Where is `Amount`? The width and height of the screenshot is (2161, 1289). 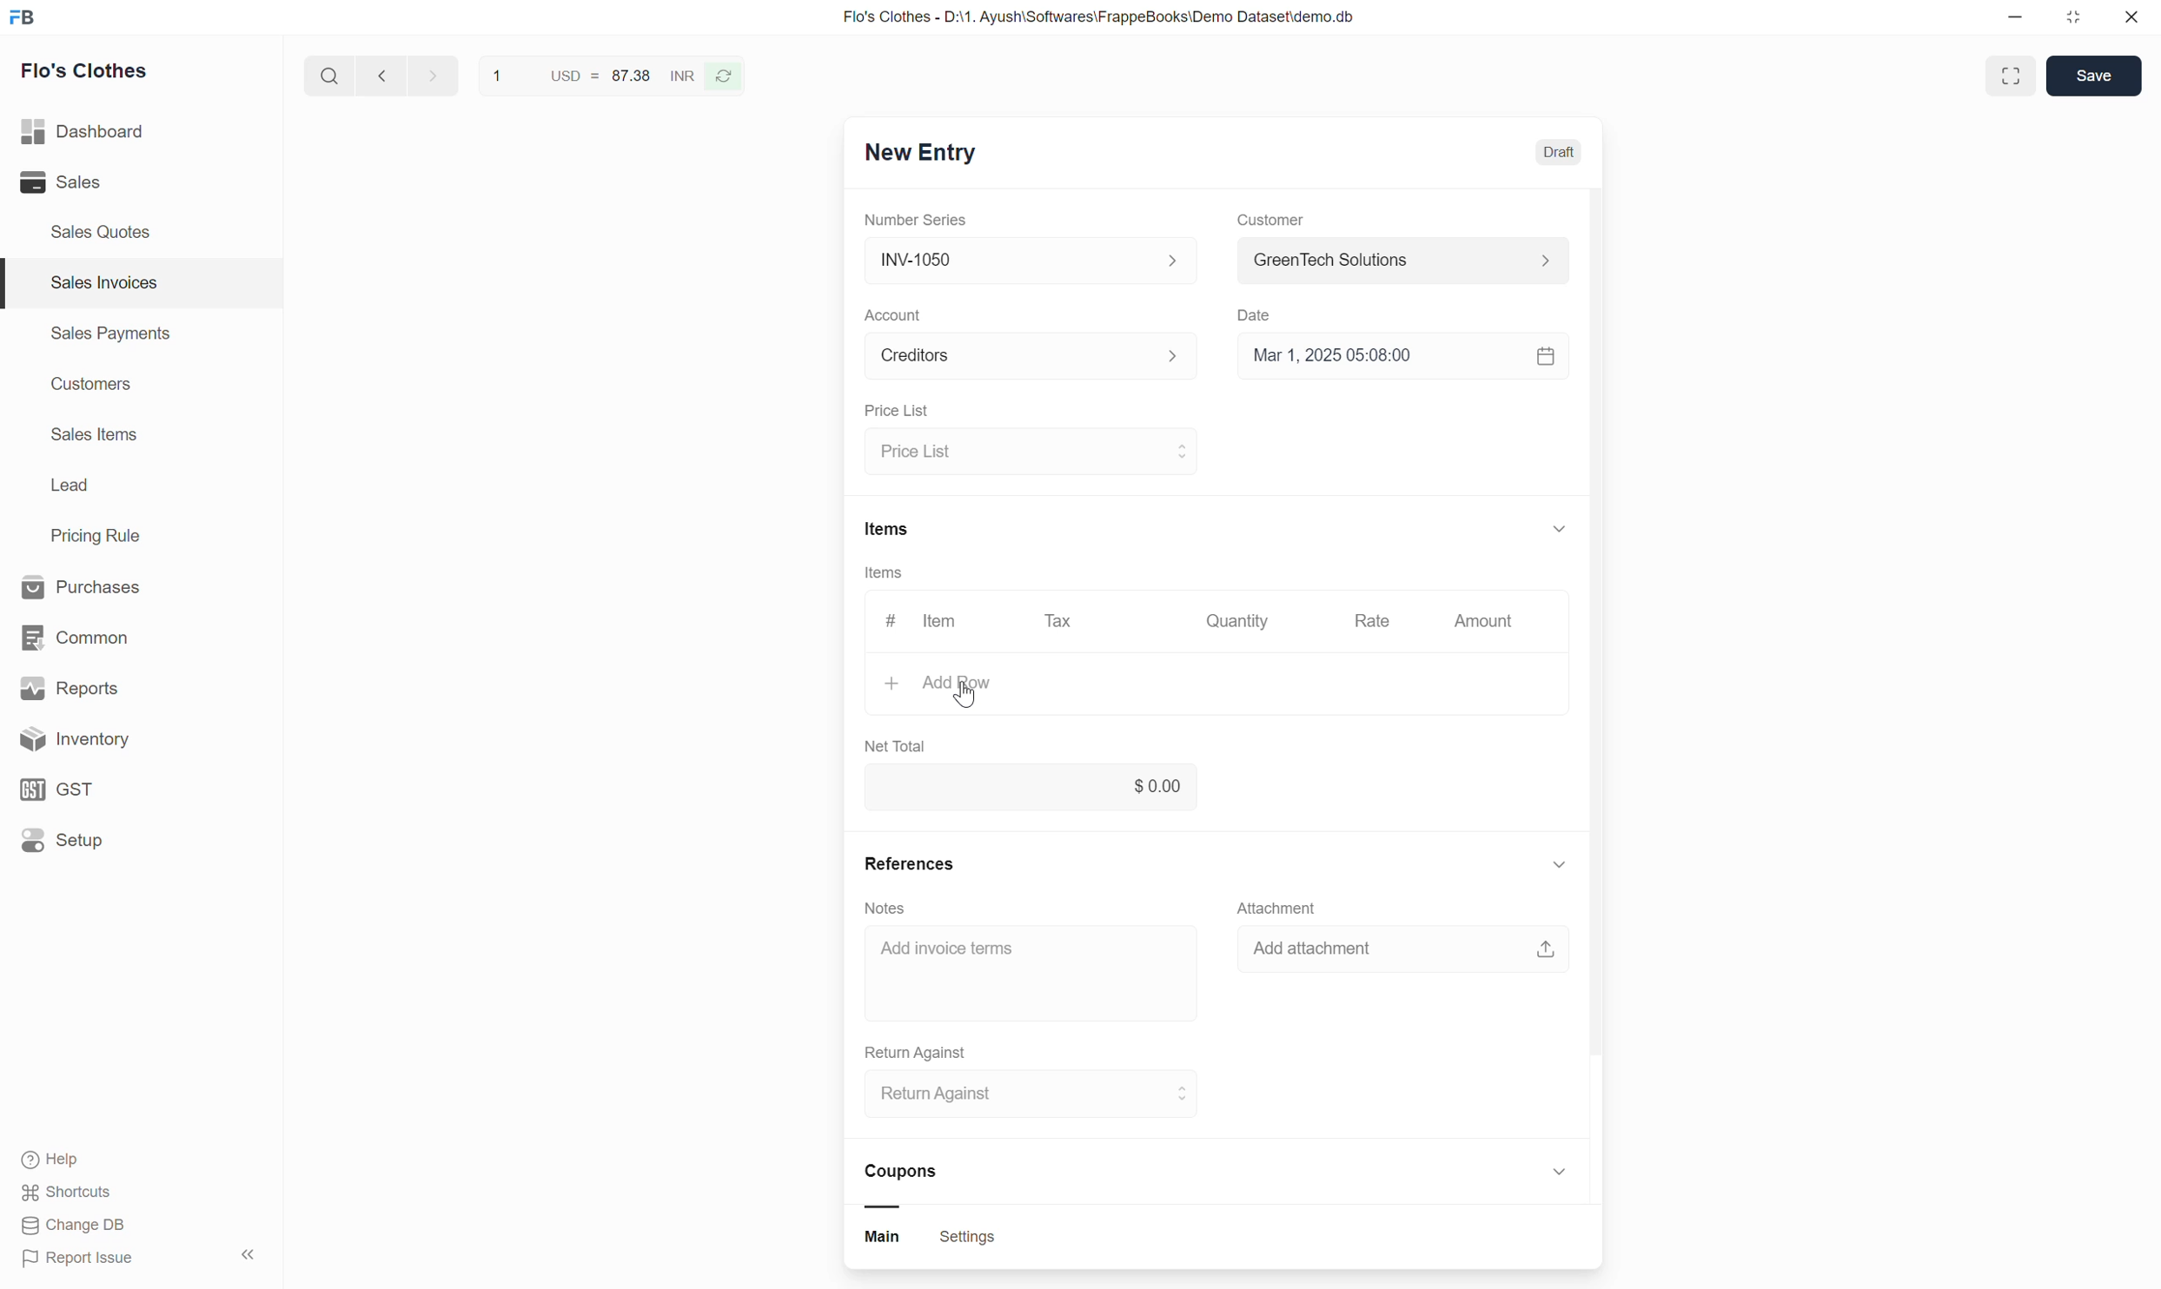
Amount is located at coordinates (1482, 622).